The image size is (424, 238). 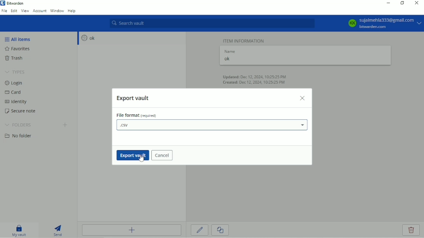 What do you see at coordinates (15, 93) in the screenshot?
I see `Card` at bounding box center [15, 93].